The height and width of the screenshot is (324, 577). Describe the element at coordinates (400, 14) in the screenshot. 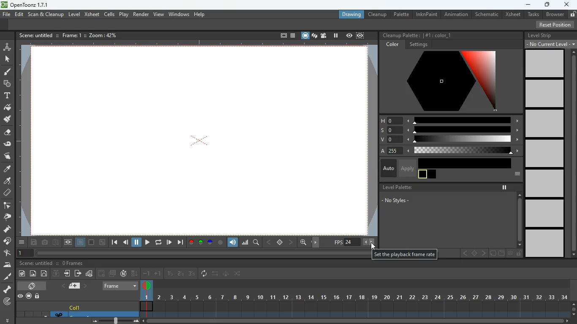

I see `palette` at that location.